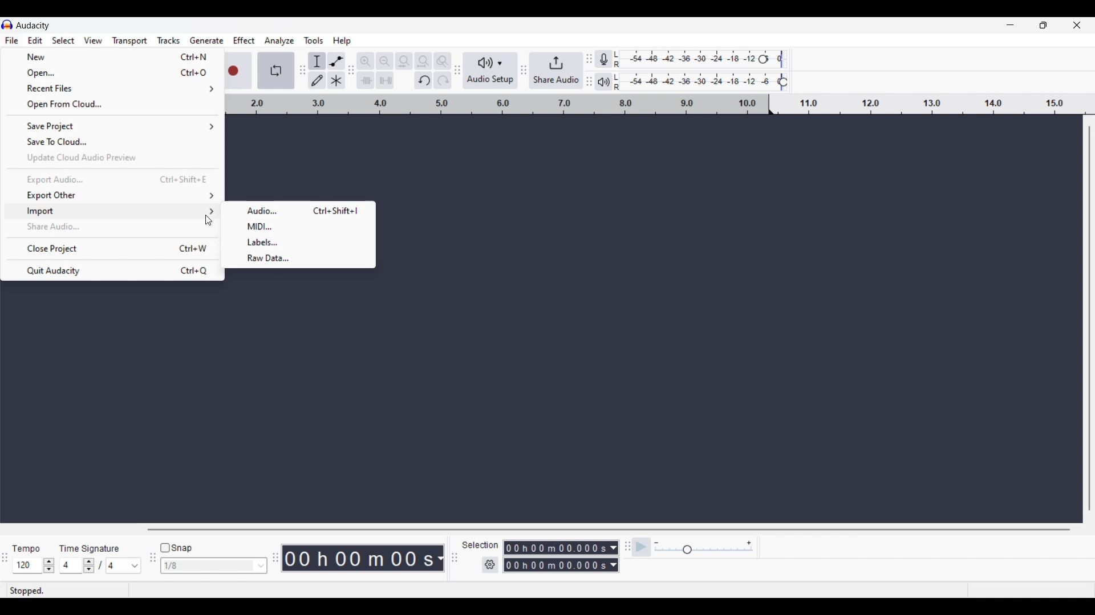 The width and height of the screenshot is (1095, 615). I want to click on tools tool bar, so click(301, 70).